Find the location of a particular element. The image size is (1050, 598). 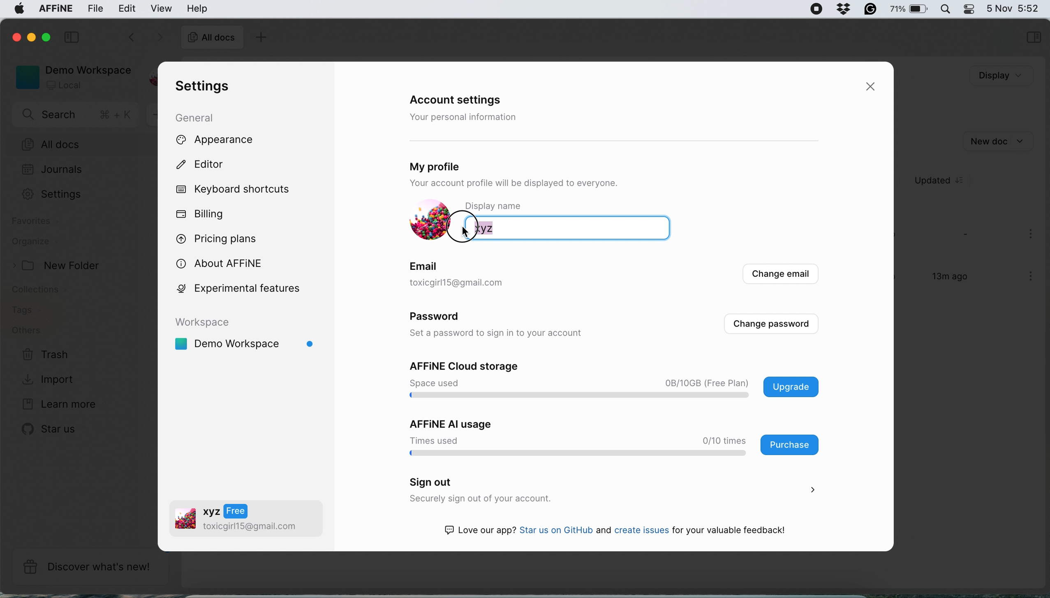

settings is located at coordinates (200, 87).